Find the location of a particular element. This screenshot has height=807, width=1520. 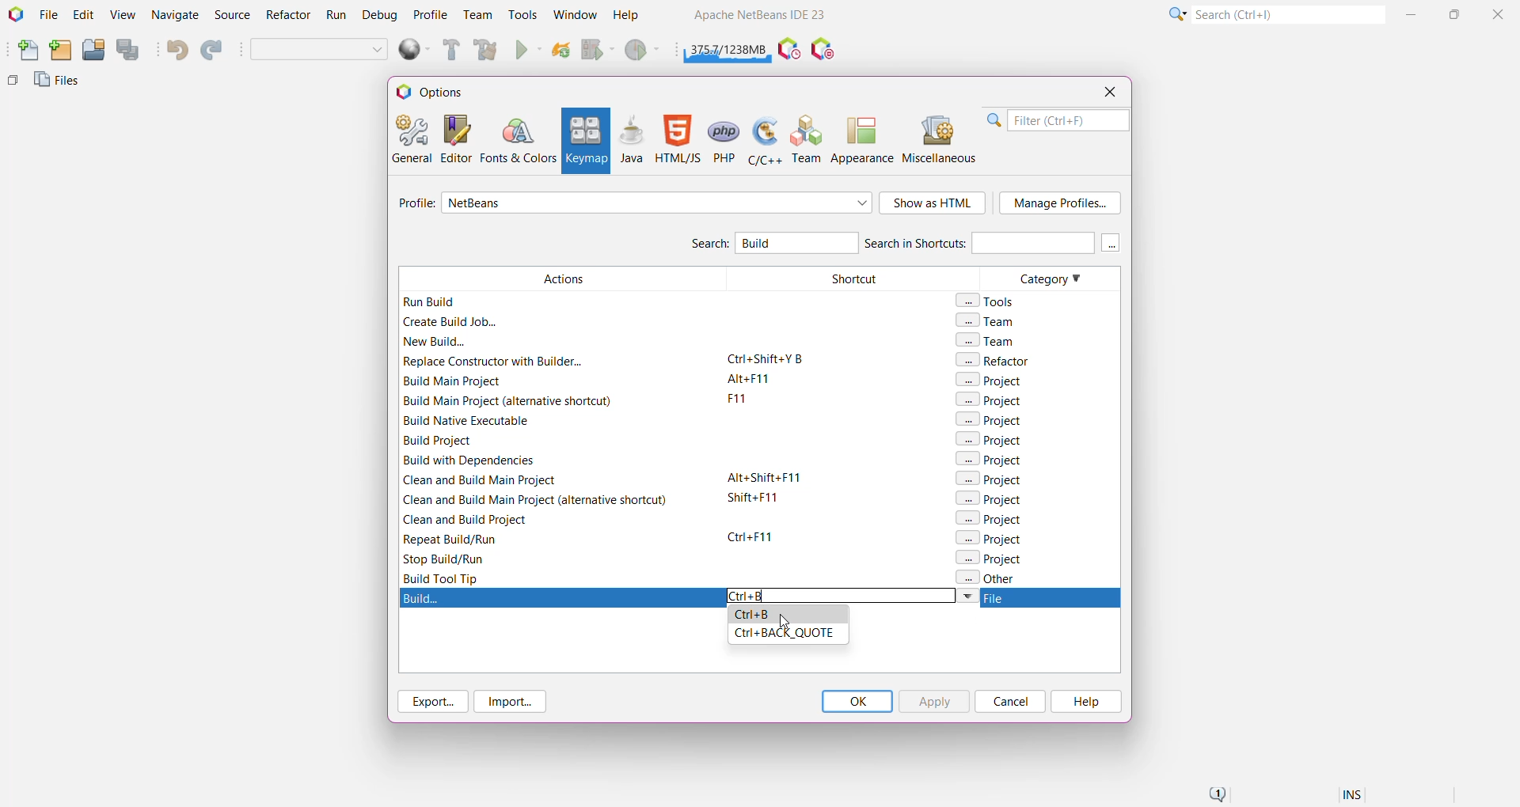

More keys is located at coordinates (1111, 243).